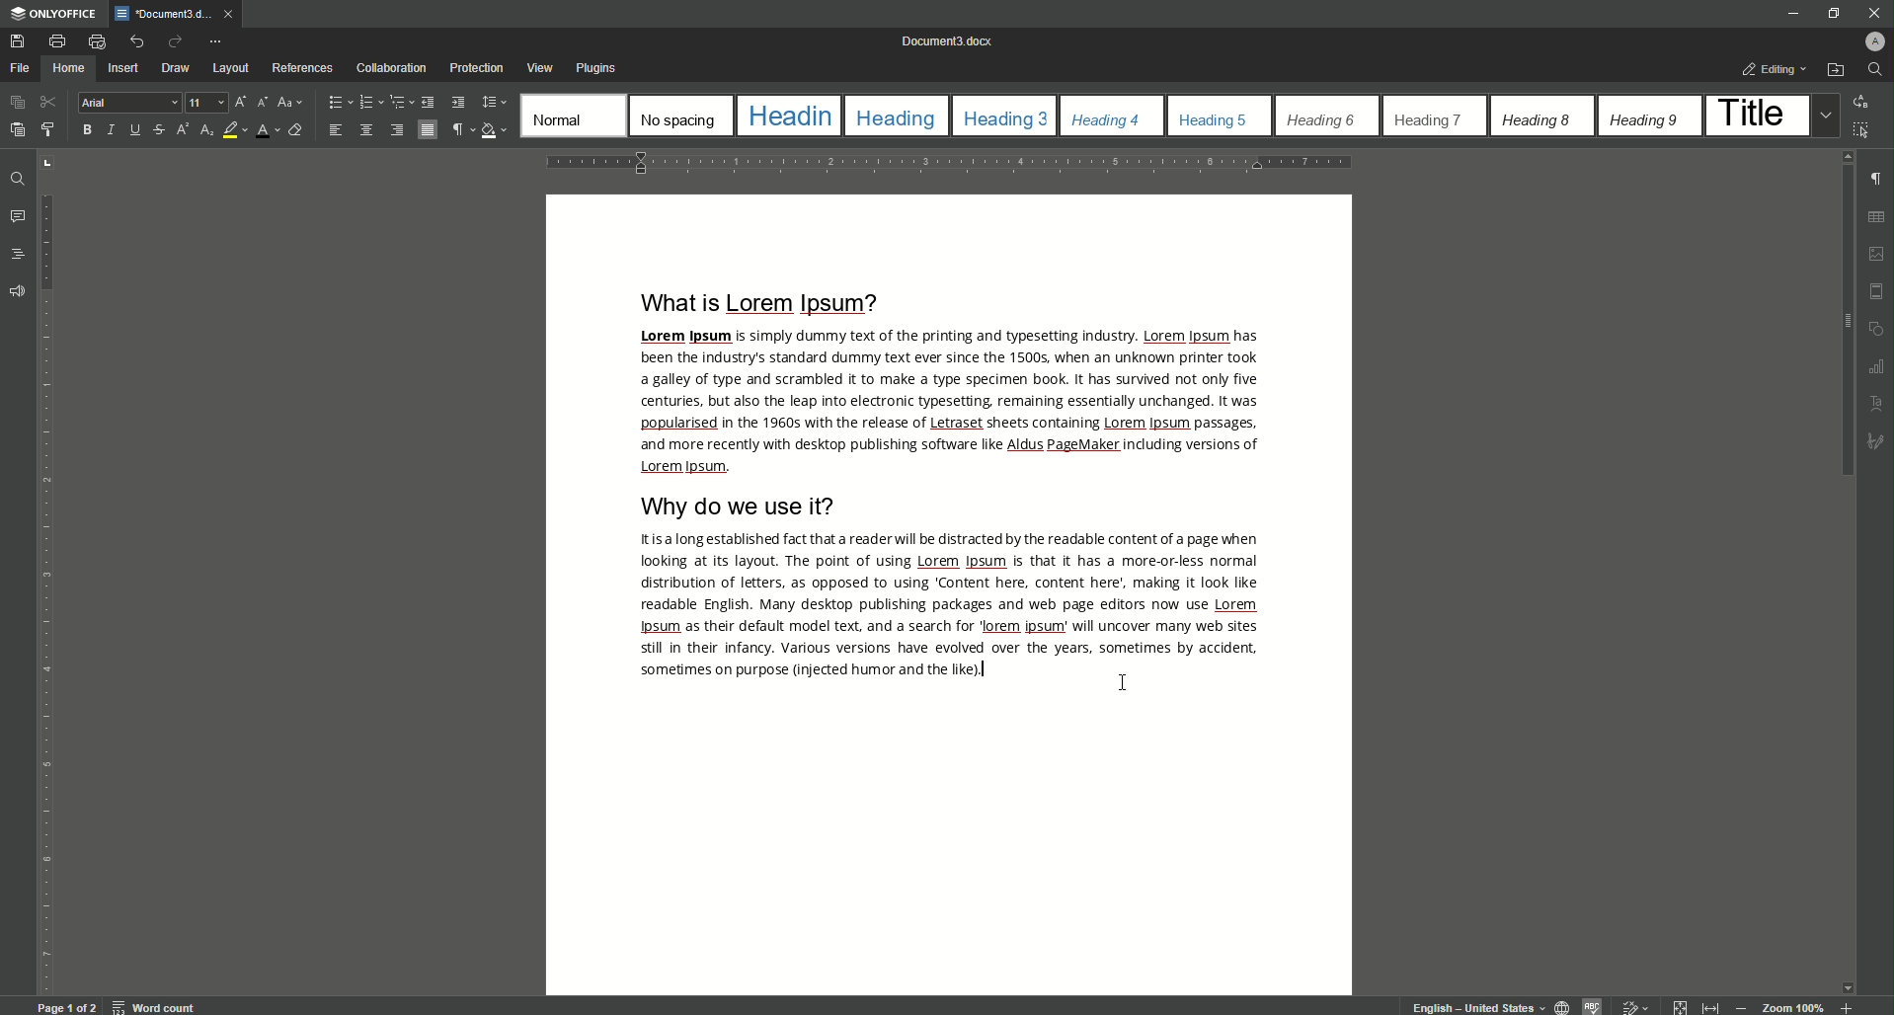 This screenshot has width=1894, height=1015. Describe the element at coordinates (151, 1008) in the screenshot. I see `word count` at that location.